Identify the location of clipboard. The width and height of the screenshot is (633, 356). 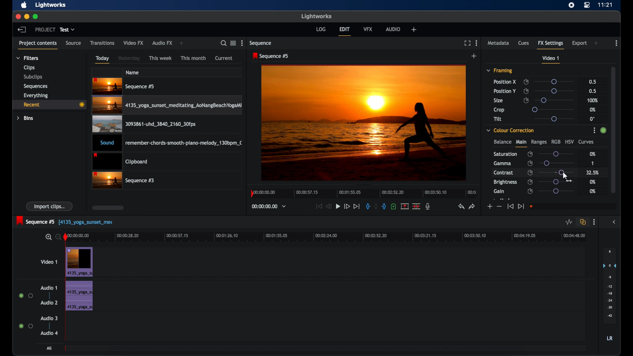
(120, 162).